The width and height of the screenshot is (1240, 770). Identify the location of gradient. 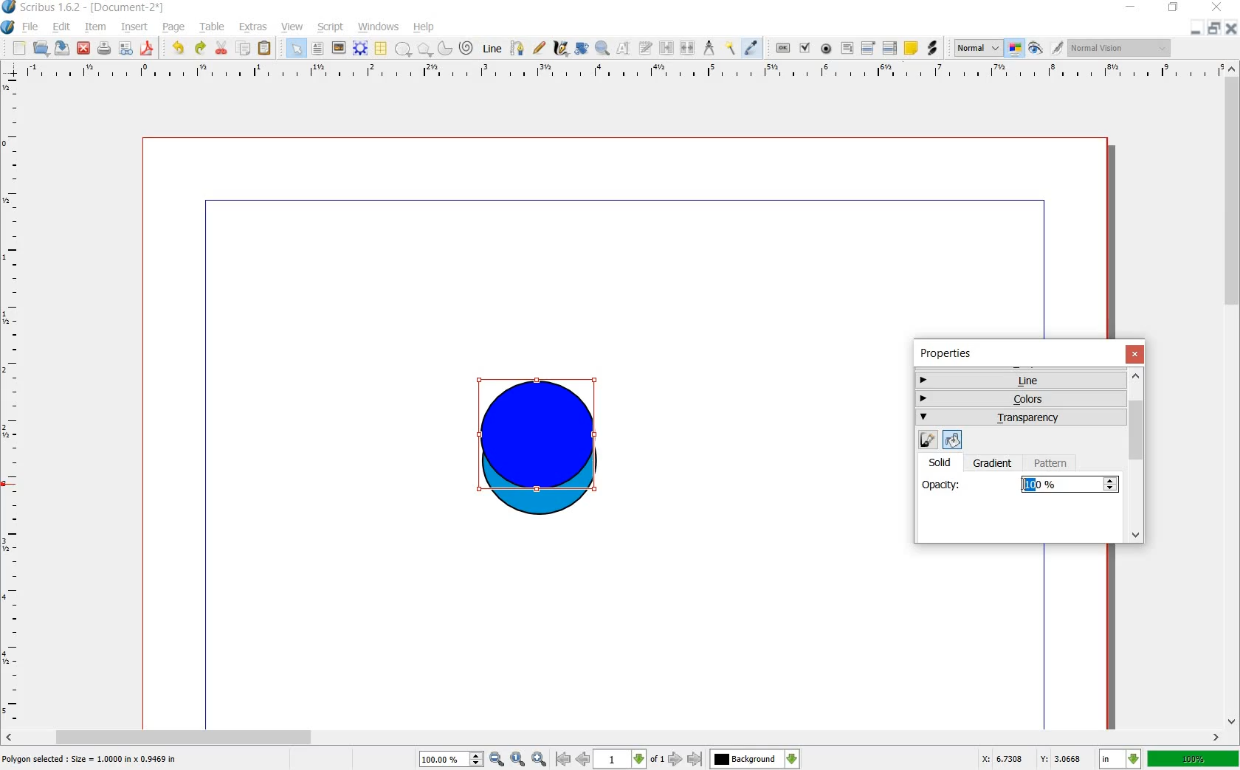
(993, 464).